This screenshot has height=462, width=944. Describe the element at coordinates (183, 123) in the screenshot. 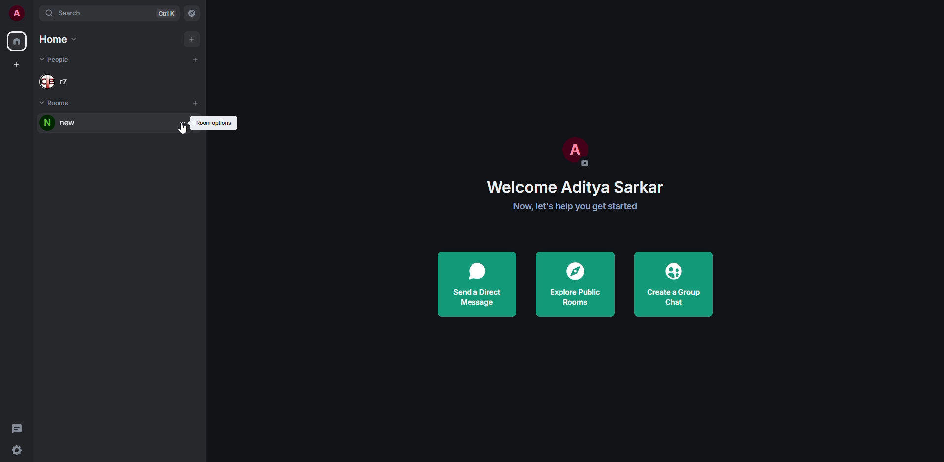

I see `room options` at that location.